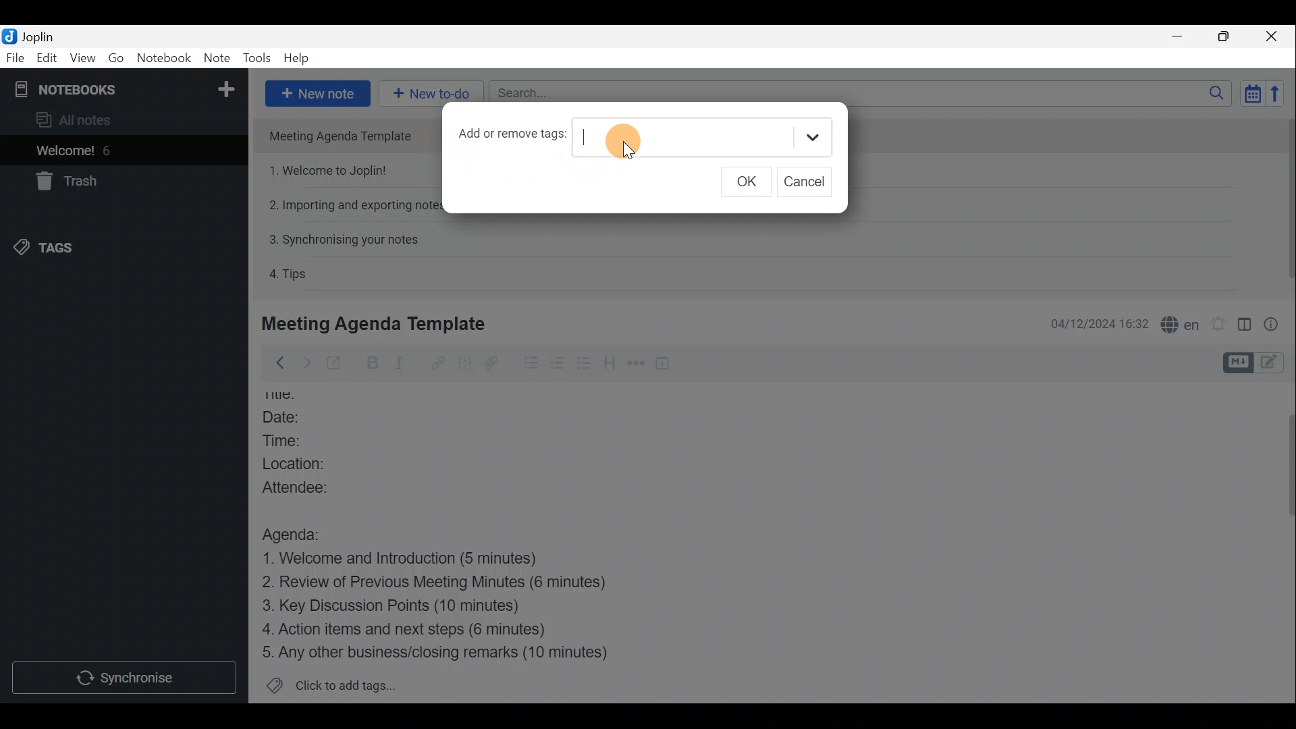  Describe the element at coordinates (396, 607) in the screenshot. I see `Key Discussion Points (10 minutes)` at that location.